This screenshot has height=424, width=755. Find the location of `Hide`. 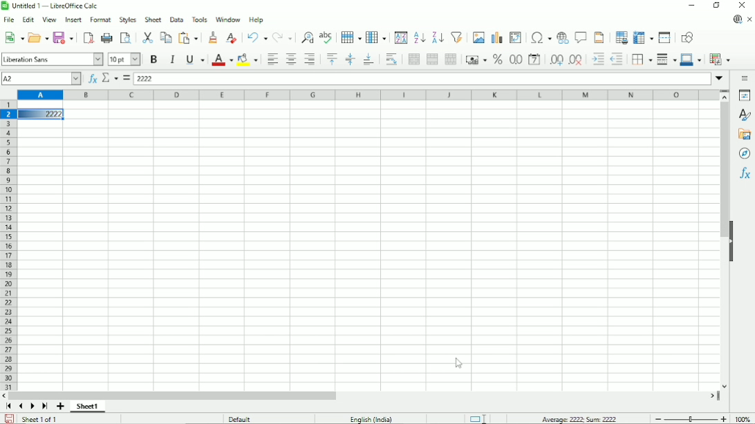

Hide is located at coordinates (732, 242).